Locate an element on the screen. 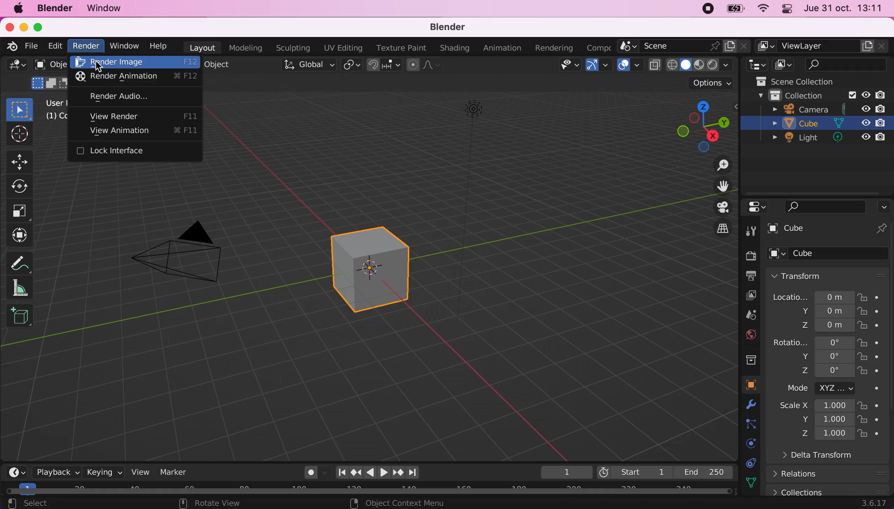  lock is located at coordinates (870, 420).